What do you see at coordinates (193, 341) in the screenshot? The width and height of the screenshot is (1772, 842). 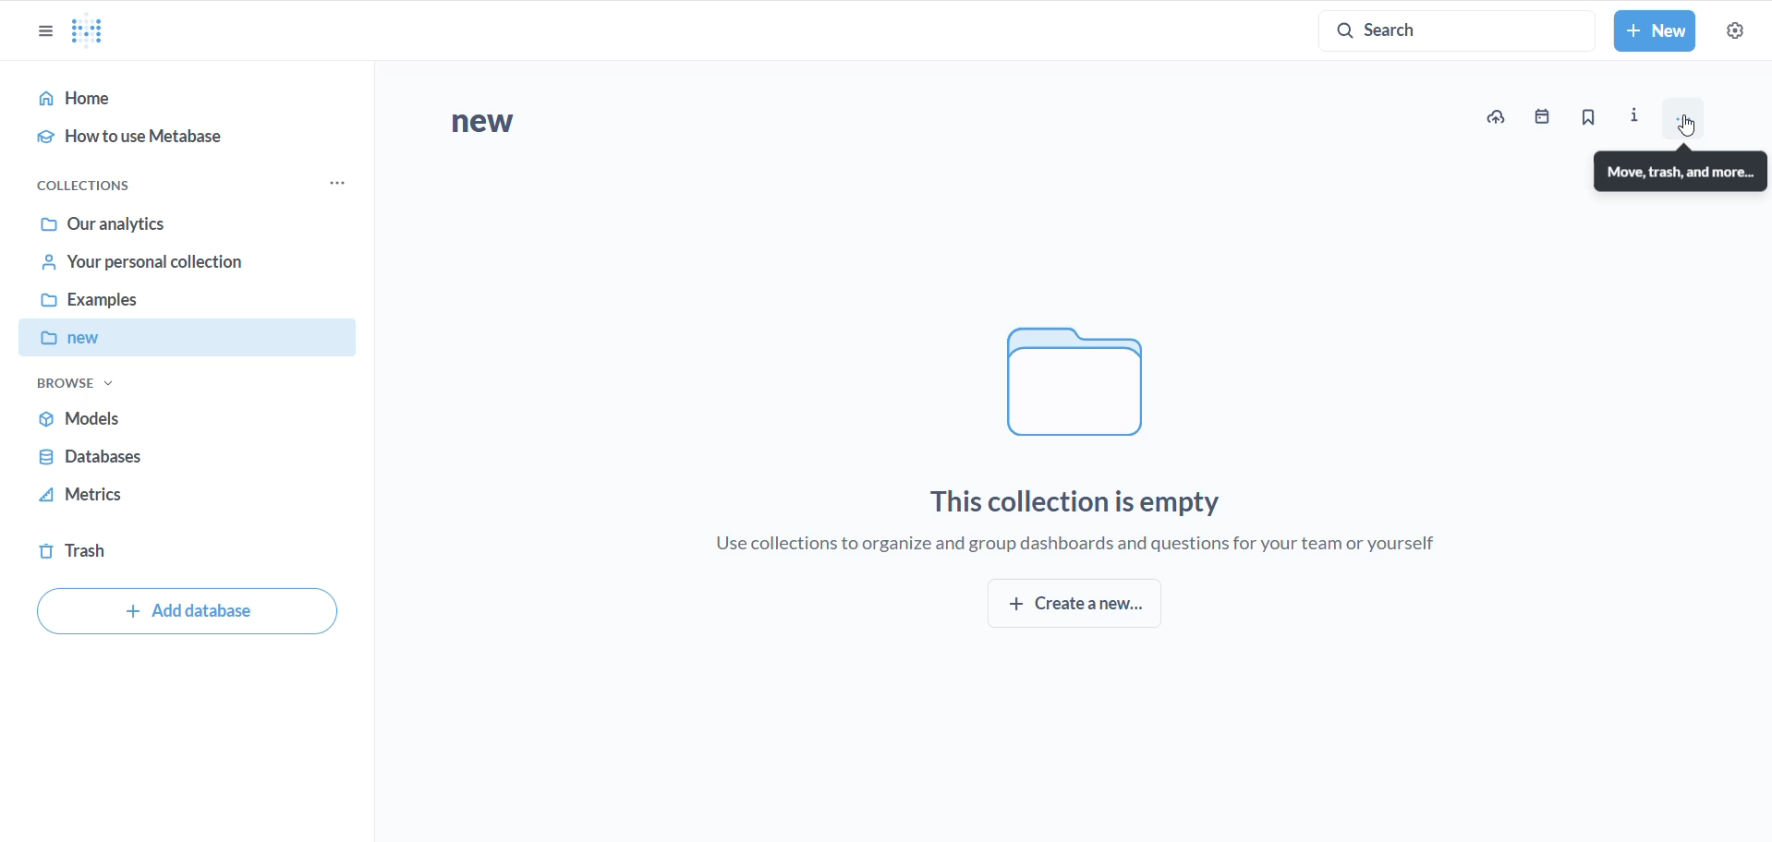 I see `new` at bounding box center [193, 341].